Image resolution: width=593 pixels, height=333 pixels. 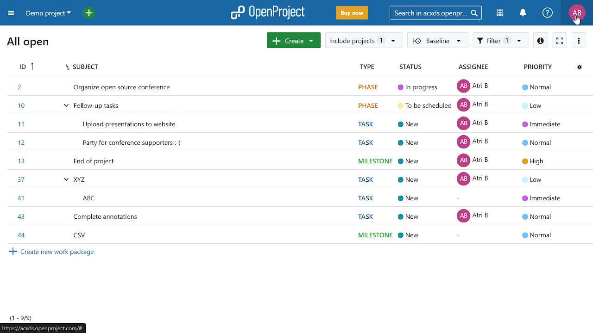 I want to click on task priority, so click(x=539, y=161).